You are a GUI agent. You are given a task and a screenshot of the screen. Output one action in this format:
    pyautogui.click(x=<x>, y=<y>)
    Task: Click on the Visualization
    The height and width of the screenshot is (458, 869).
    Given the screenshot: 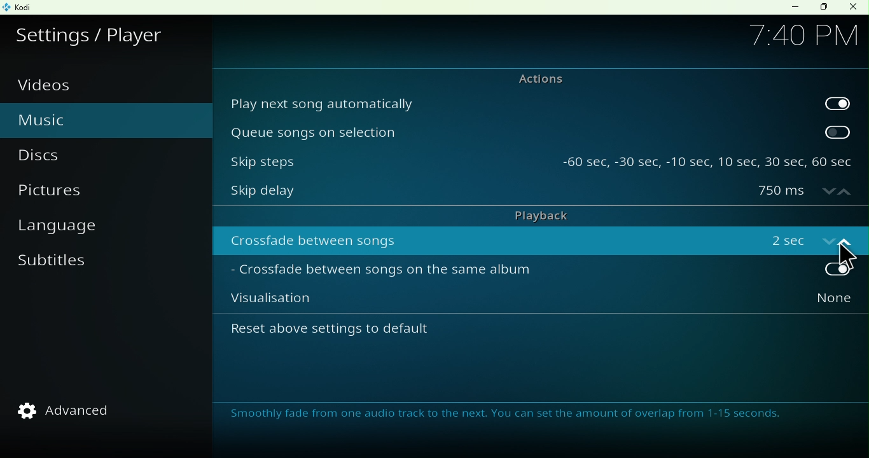 What is the action you would take?
    pyautogui.click(x=485, y=302)
    